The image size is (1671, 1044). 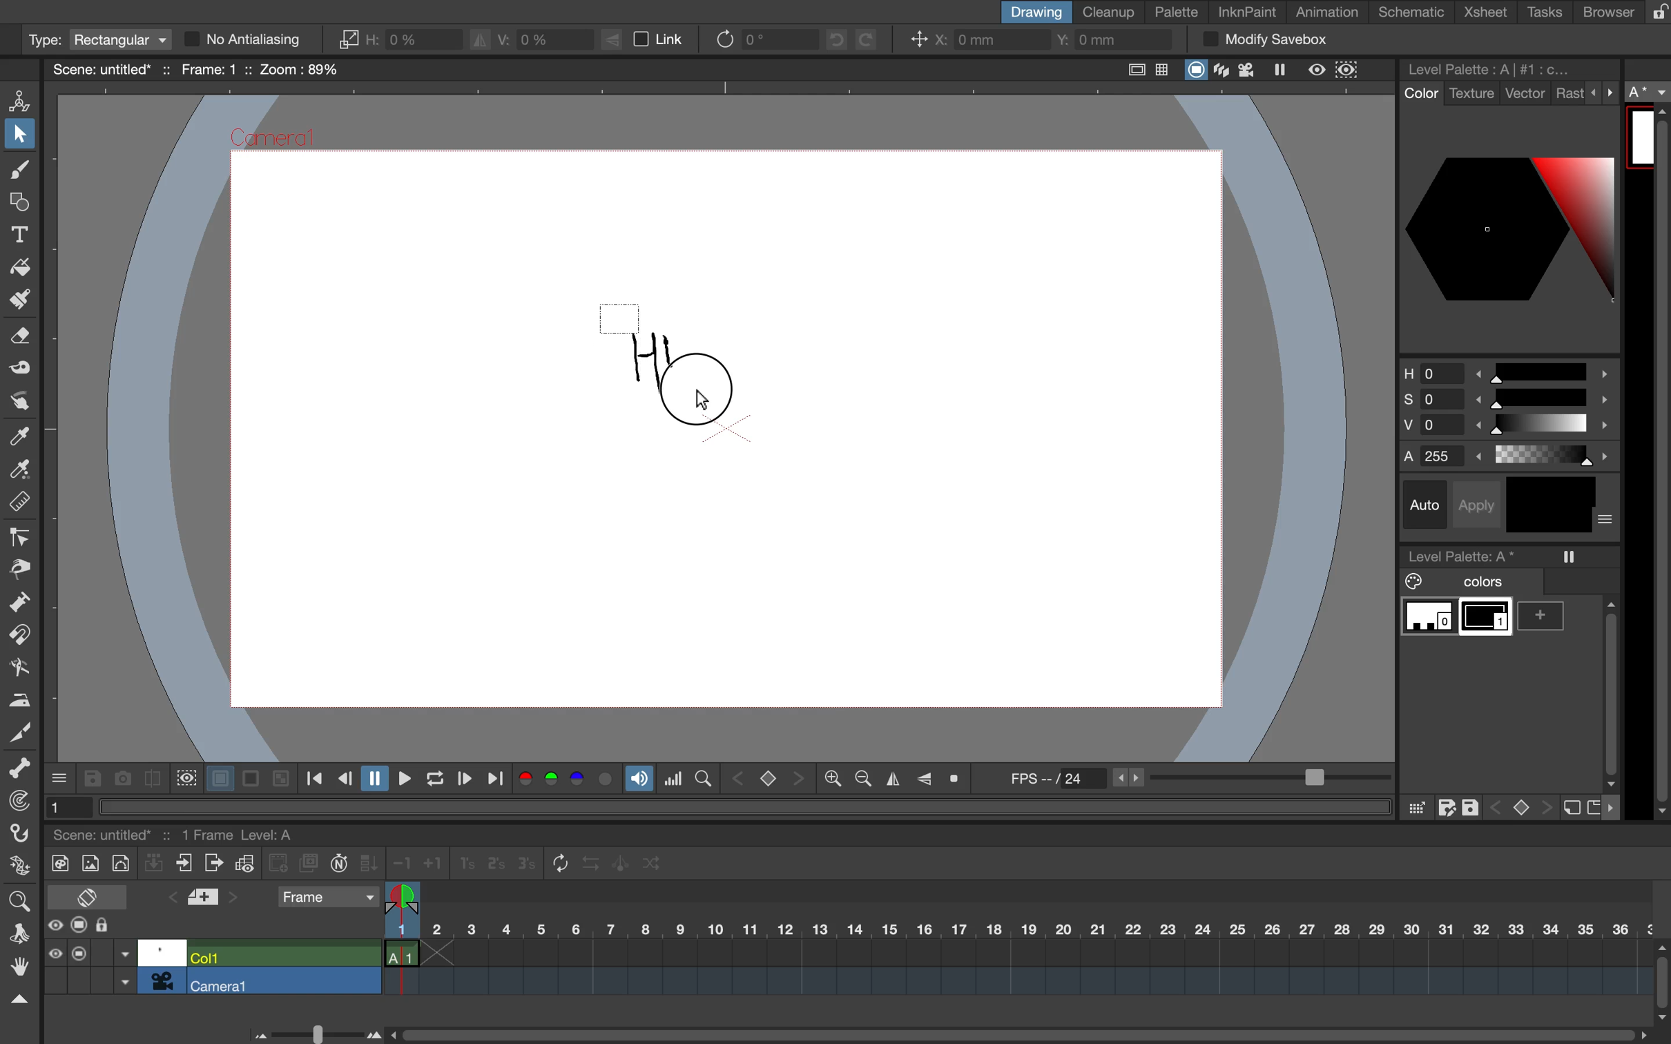 What do you see at coordinates (400, 778) in the screenshot?
I see `play` at bounding box center [400, 778].